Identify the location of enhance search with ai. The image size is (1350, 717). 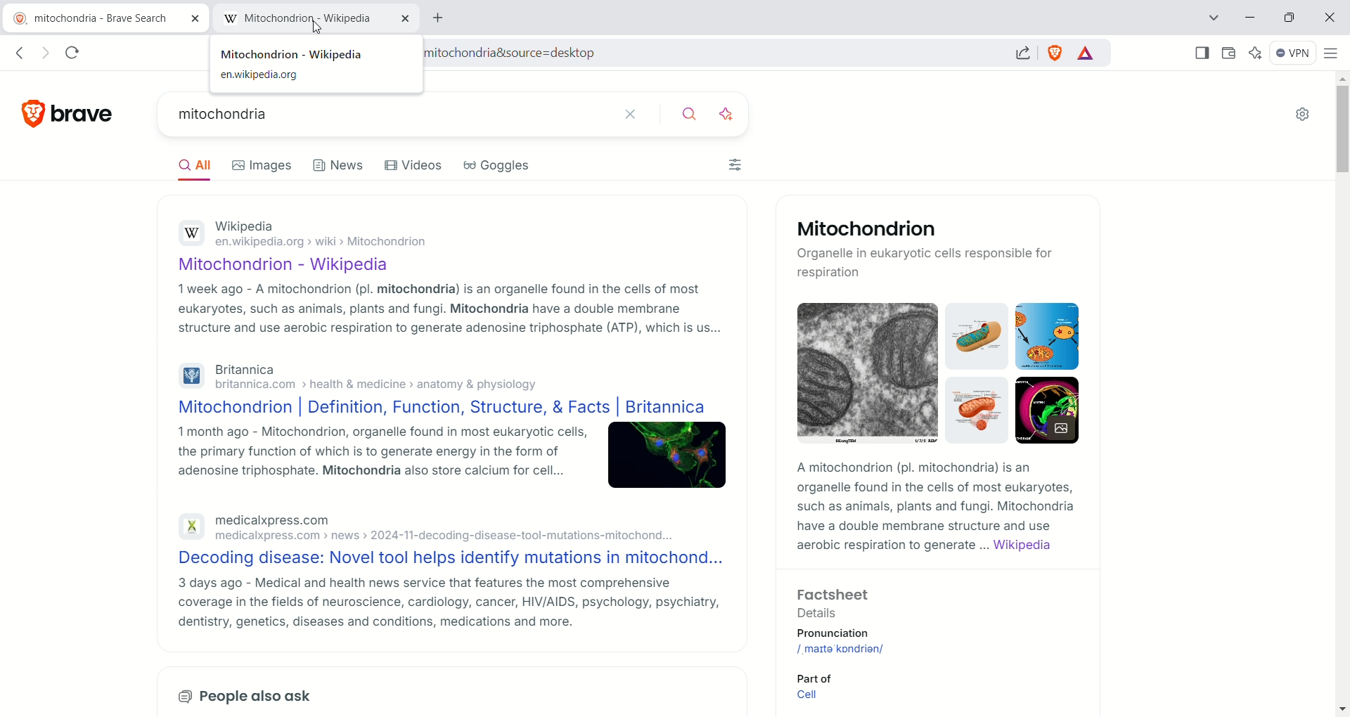
(728, 115).